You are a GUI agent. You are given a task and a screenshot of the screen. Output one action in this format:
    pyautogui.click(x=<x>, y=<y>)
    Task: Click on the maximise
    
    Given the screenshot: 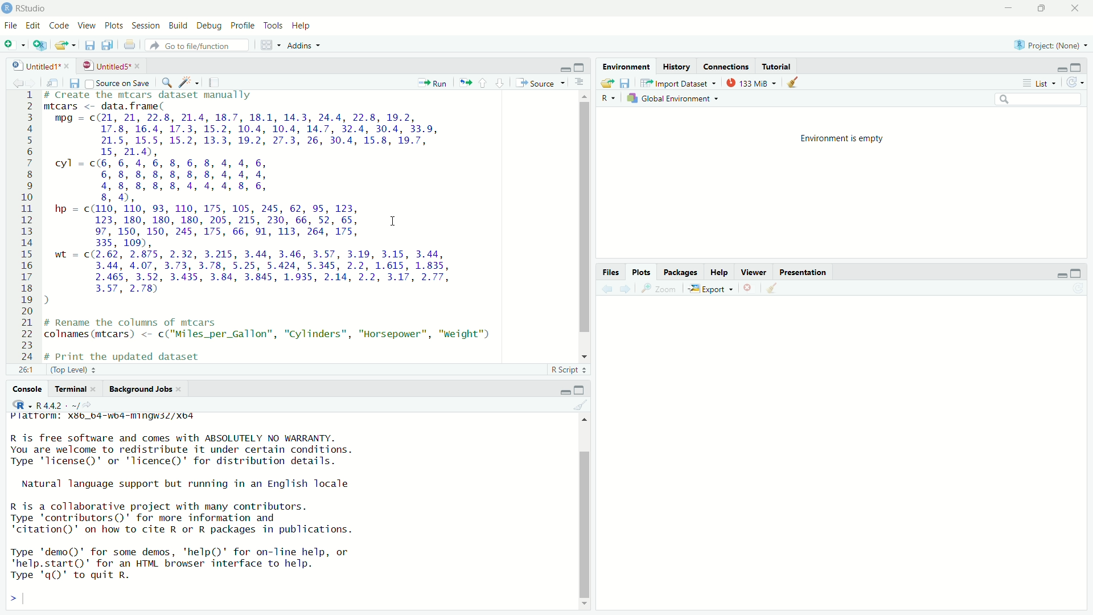 What is the action you would take?
    pyautogui.click(x=1076, y=67)
    